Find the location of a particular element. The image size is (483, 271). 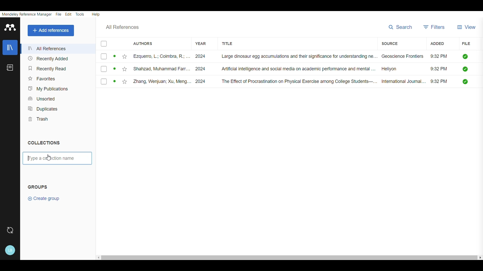

TITLE is located at coordinates (232, 43).